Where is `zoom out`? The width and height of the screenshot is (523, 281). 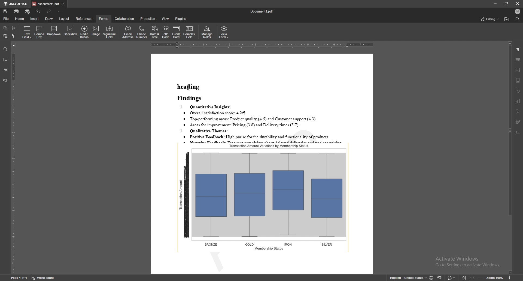
zoom out is located at coordinates (482, 278).